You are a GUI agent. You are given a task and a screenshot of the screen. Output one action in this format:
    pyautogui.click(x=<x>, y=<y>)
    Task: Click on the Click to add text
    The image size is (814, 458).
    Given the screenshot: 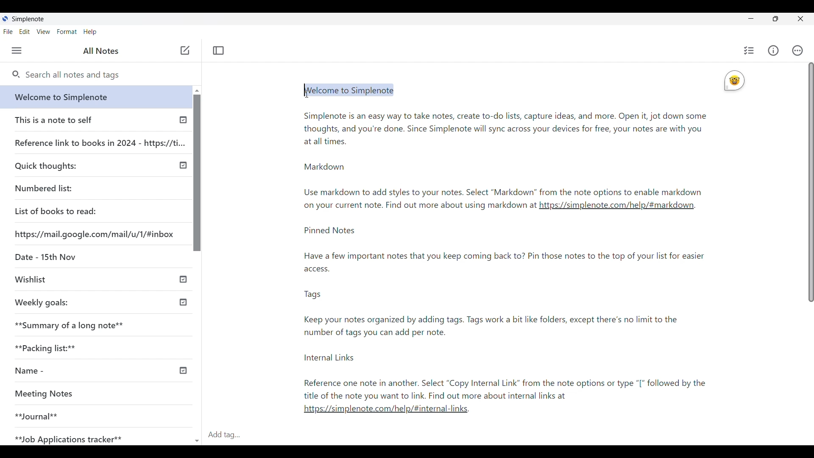 What is the action you would take?
    pyautogui.click(x=185, y=50)
    